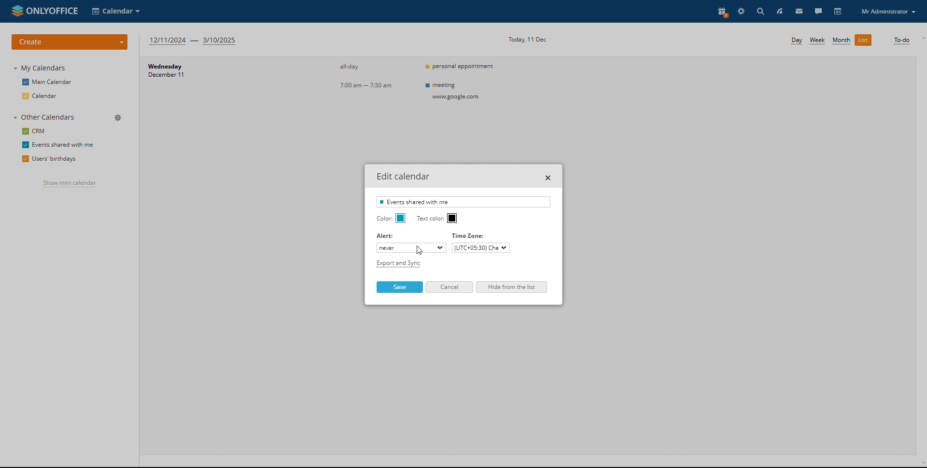 The image size is (927, 468). I want to click on create, so click(70, 42).